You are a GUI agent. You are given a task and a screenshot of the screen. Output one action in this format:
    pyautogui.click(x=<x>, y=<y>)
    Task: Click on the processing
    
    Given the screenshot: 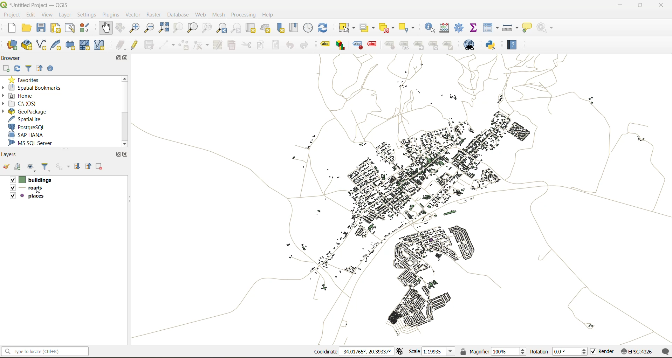 What is the action you would take?
    pyautogui.click(x=243, y=15)
    